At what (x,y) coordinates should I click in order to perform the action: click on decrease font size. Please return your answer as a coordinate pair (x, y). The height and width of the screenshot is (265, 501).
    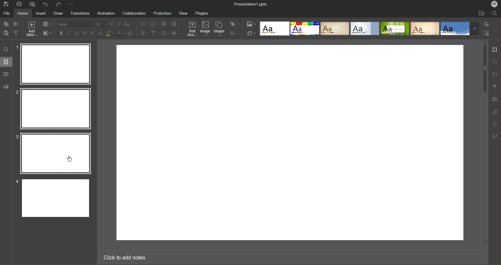
    Looking at the image, I should click on (118, 24).